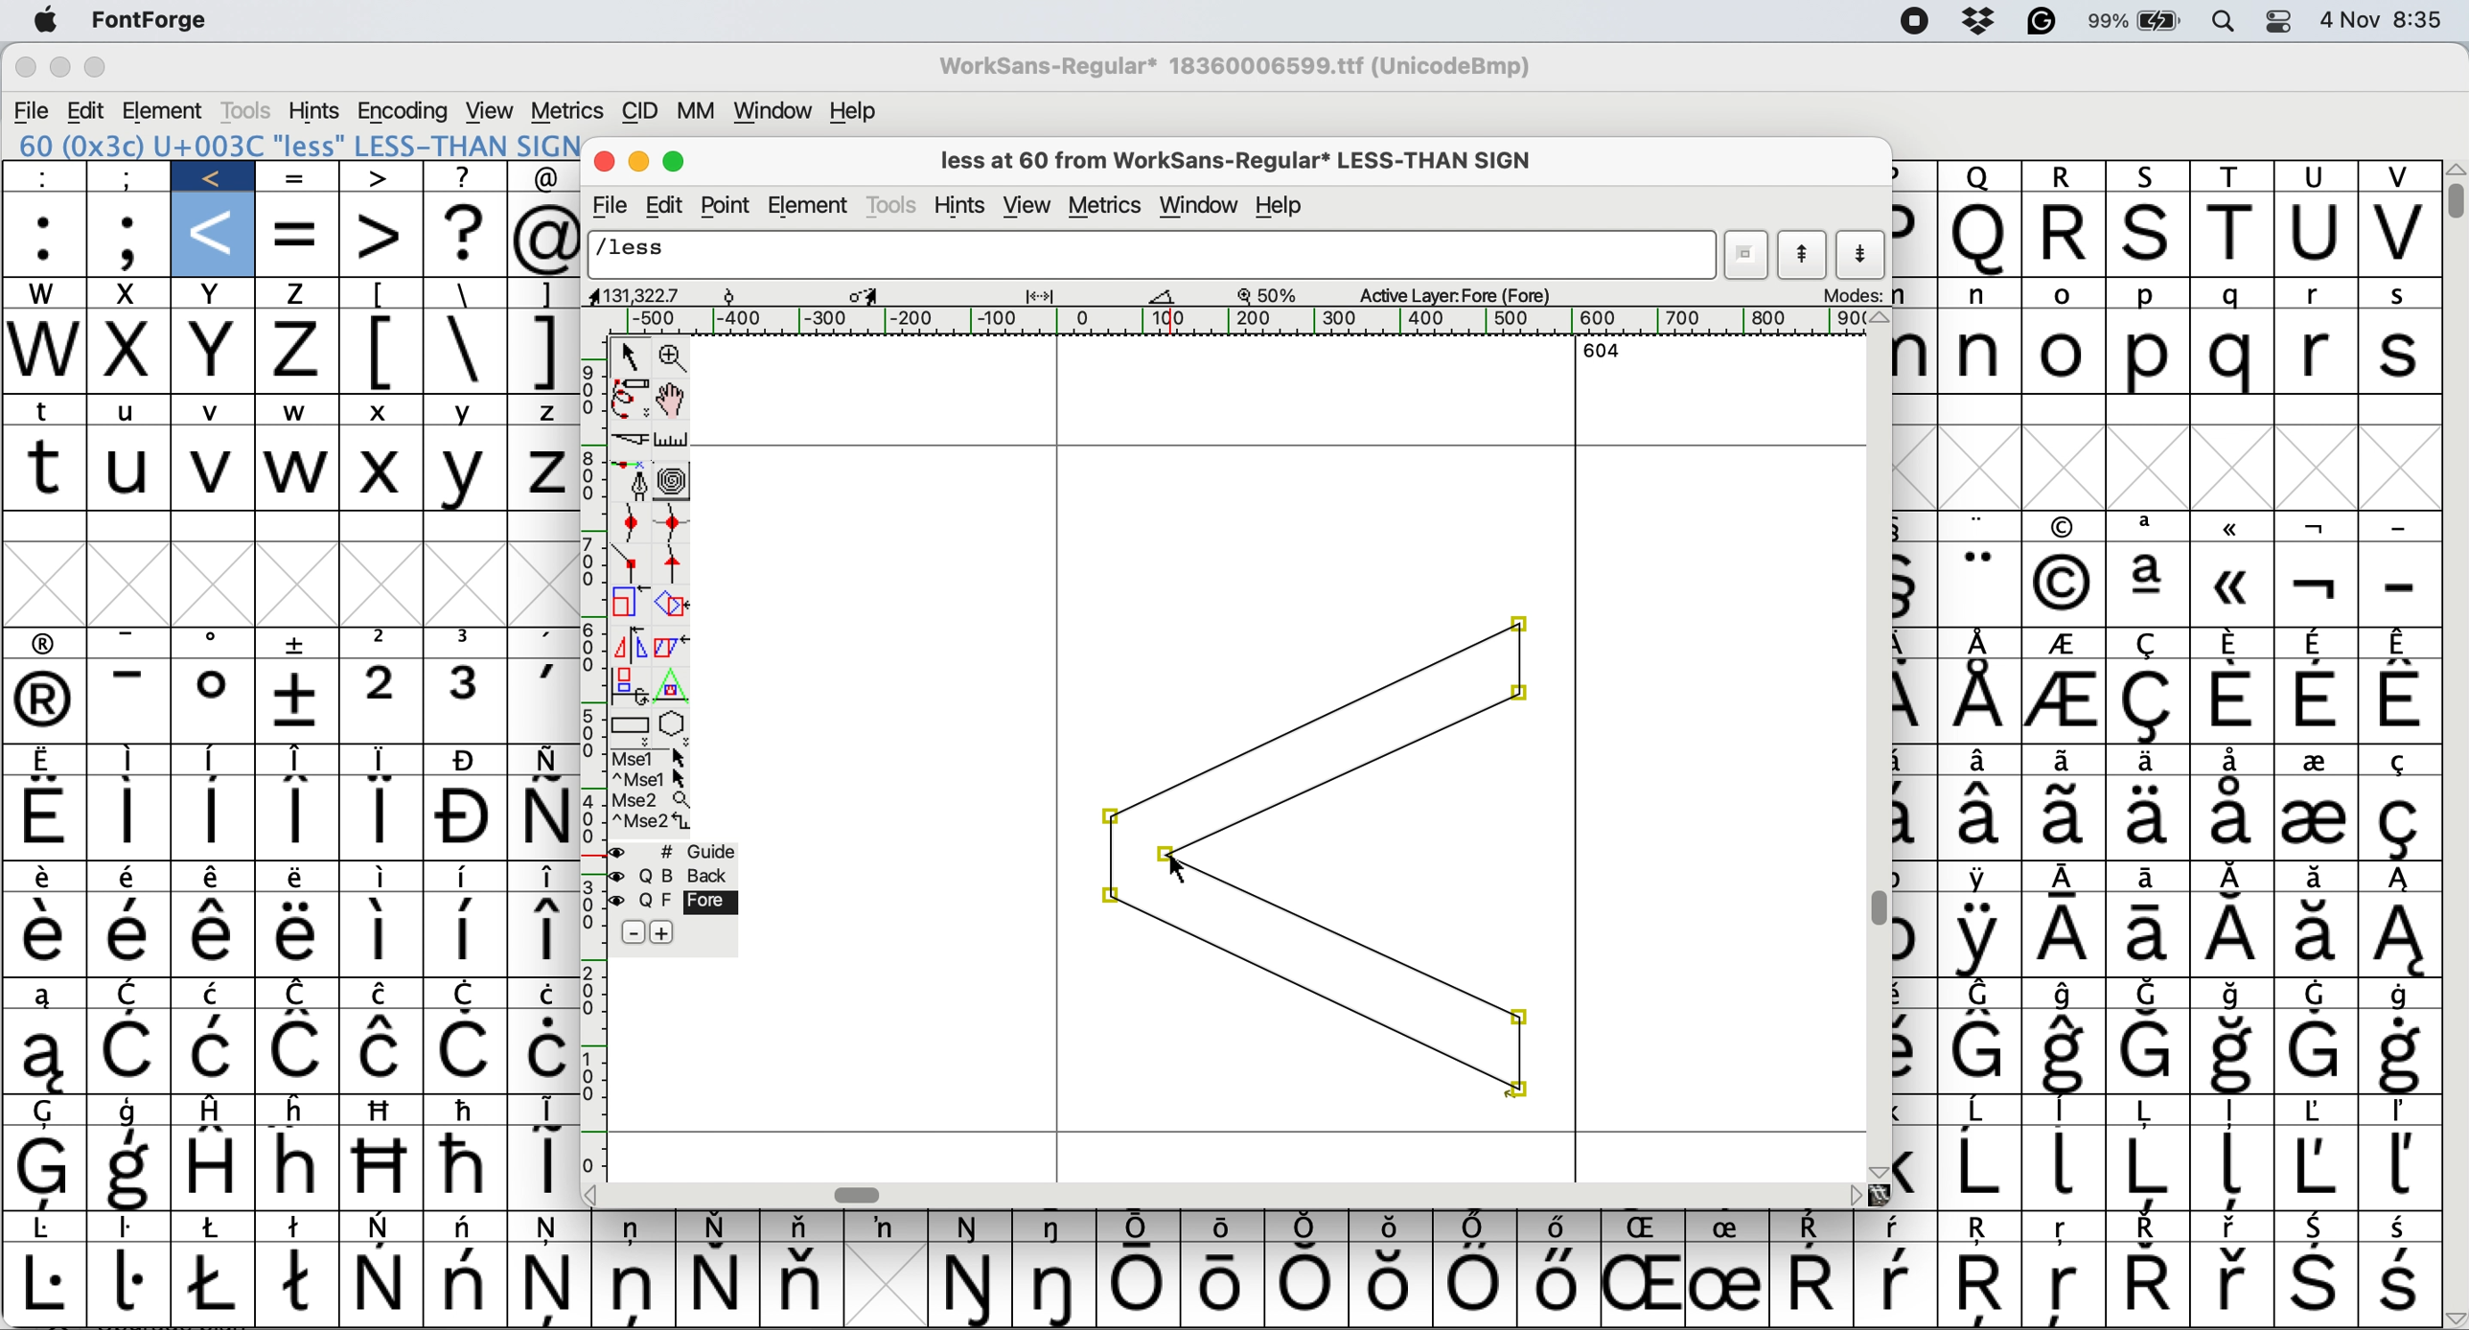 This screenshot has width=2469, height=1330. What do you see at coordinates (1979, 1230) in the screenshot?
I see `Symbol` at bounding box center [1979, 1230].